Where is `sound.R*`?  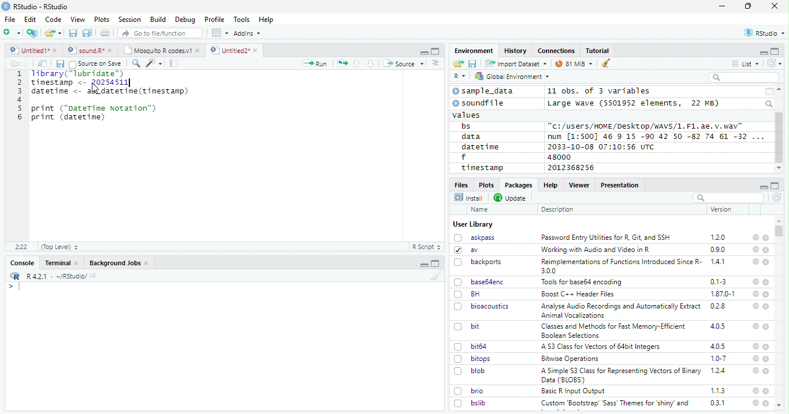 sound.R* is located at coordinates (90, 51).